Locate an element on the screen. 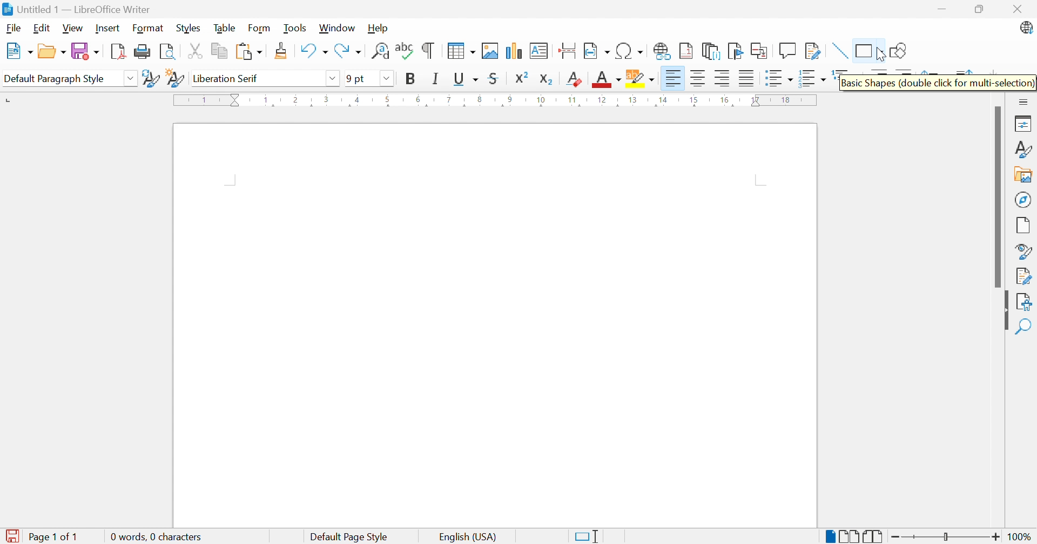 The height and width of the screenshot is (544, 1037). Justified is located at coordinates (747, 78).